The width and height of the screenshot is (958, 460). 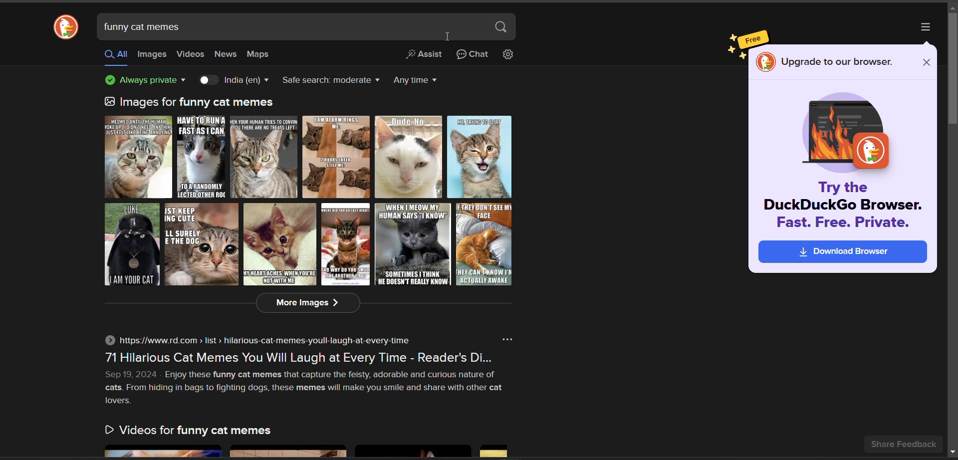 I want to click on chat, so click(x=471, y=56).